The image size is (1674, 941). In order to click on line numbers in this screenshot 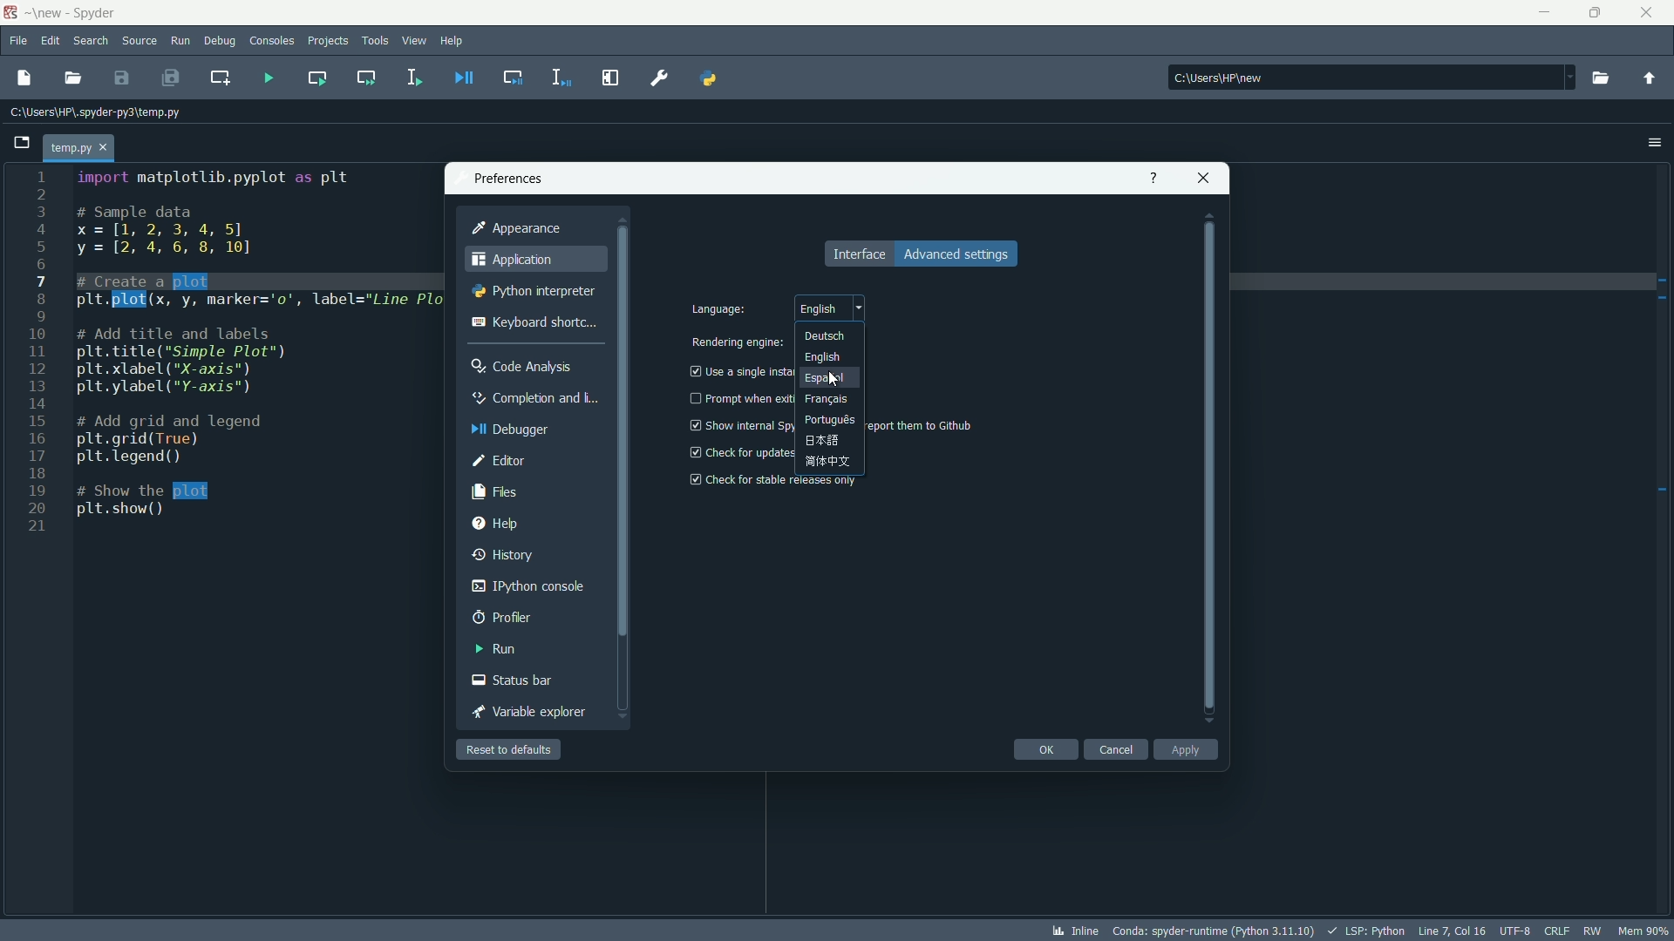, I will do `click(38, 355)`.